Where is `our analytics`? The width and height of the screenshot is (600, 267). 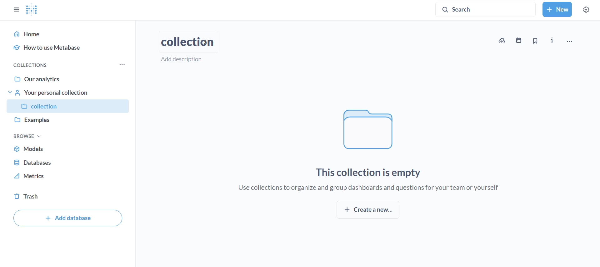
our analytics is located at coordinates (69, 79).